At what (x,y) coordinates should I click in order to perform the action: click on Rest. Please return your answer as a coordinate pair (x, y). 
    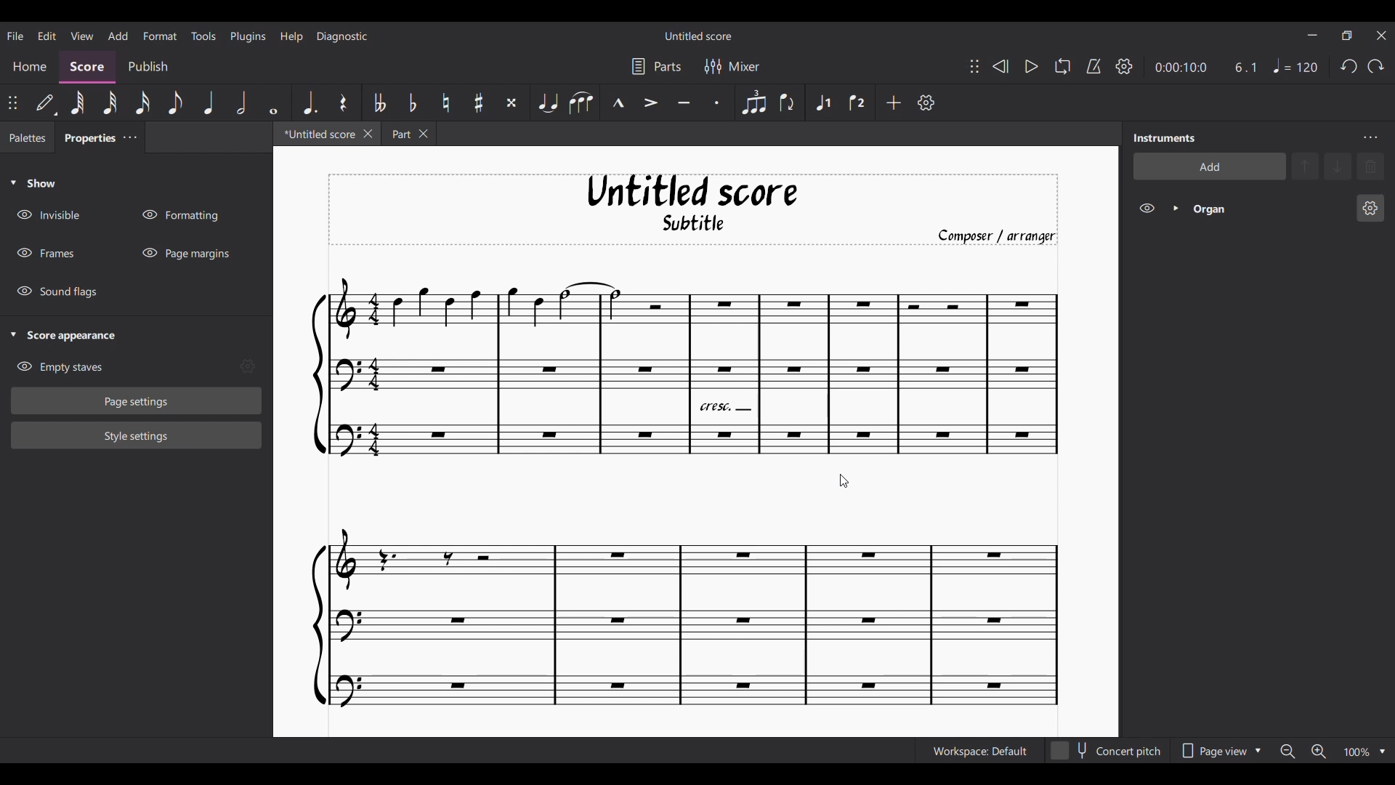
    Looking at the image, I should click on (343, 102).